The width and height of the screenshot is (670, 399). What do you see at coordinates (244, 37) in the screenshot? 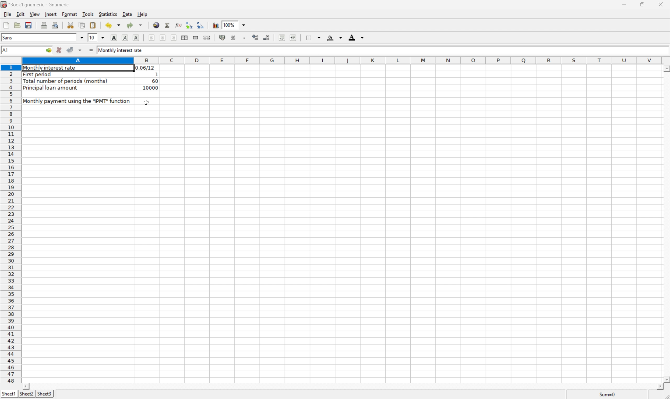
I see `Set the format of the selected cells to include a thousands separator` at bounding box center [244, 37].